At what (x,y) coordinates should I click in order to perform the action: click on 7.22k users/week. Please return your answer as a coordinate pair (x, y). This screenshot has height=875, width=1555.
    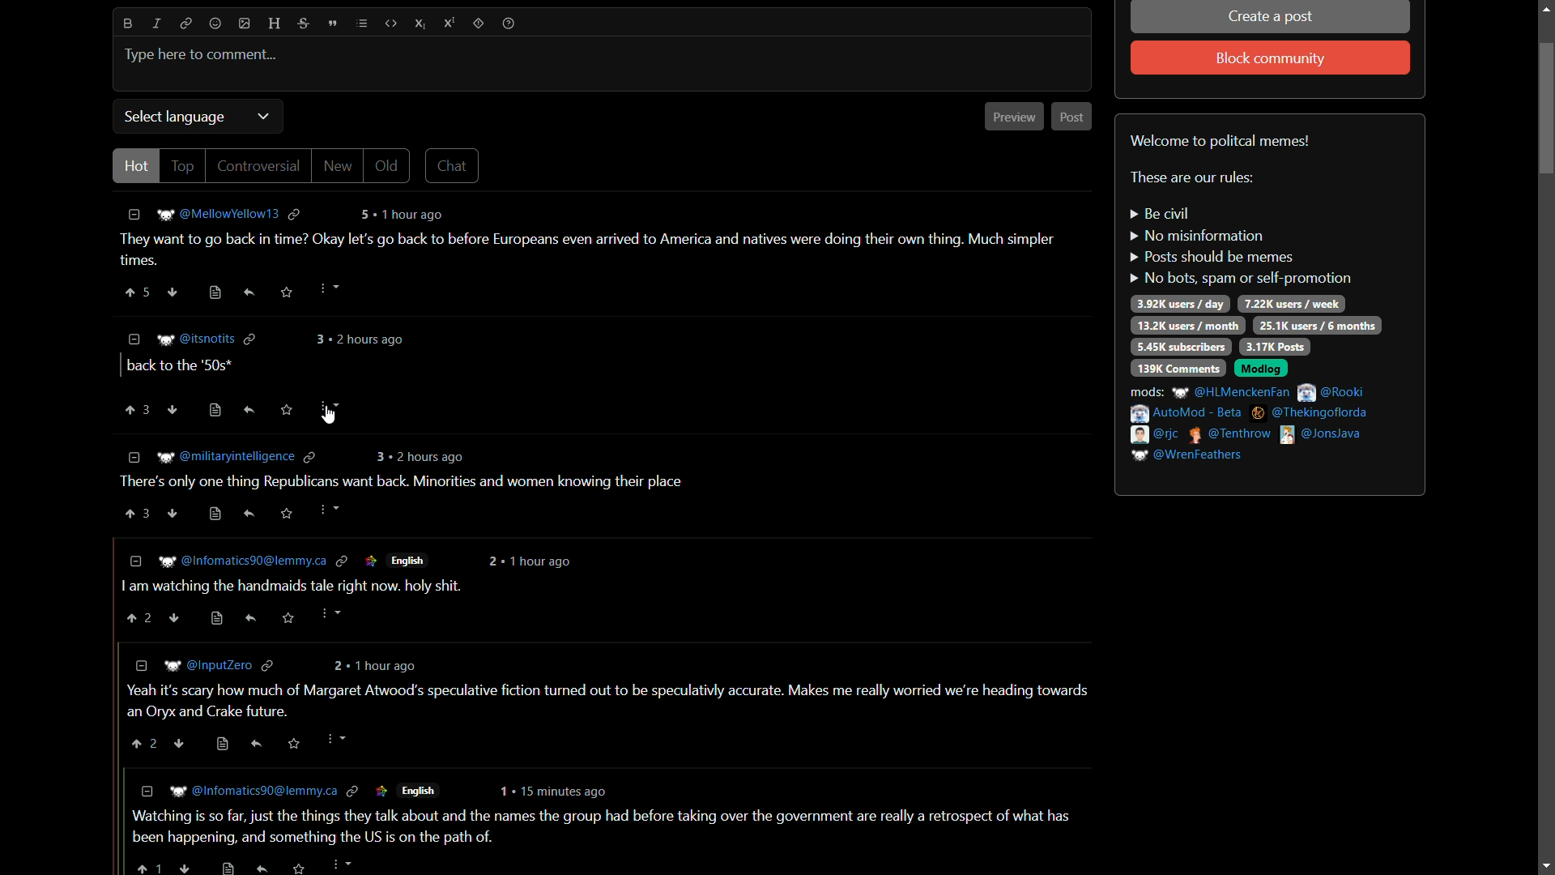
    Looking at the image, I should click on (1291, 305).